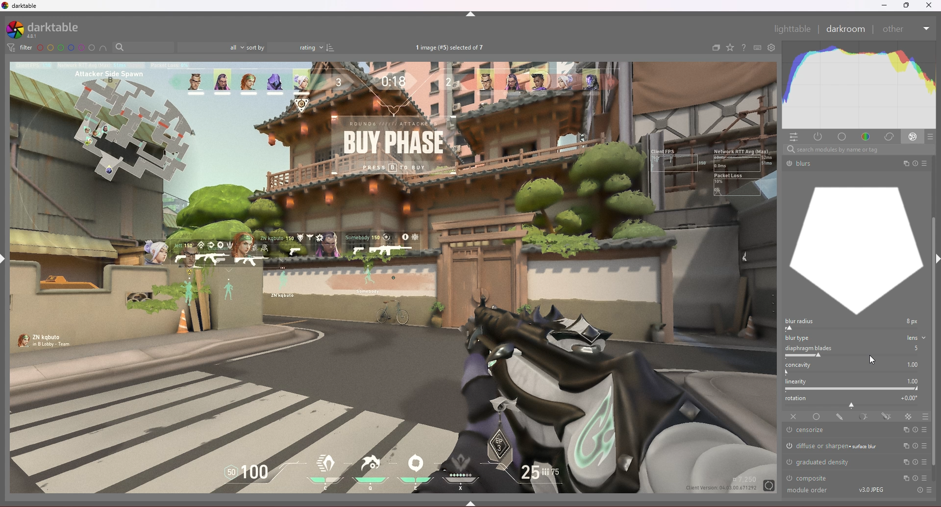  I want to click on graduated density, so click(820, 461).